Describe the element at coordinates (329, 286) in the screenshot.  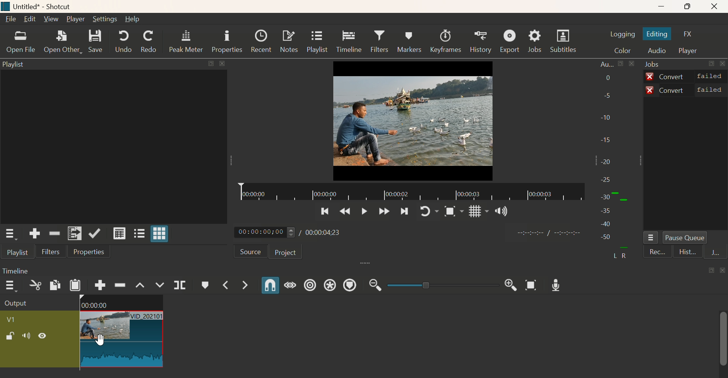
I see `` at that location.